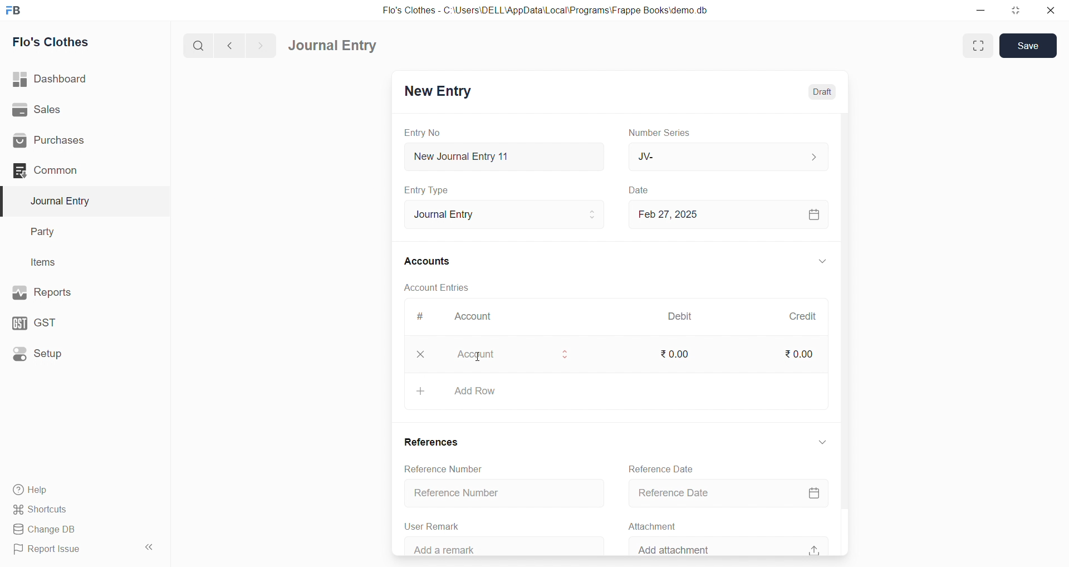 The image size is (1069, 567). Describe the element at coordinates (428, 262) in the screenshot. I see `Accounts` at that location.